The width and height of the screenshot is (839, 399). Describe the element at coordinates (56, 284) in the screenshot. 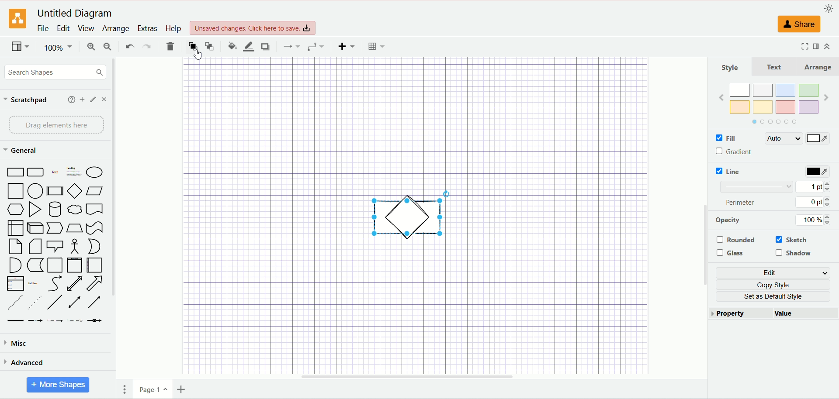

I see `Curve` at that location.